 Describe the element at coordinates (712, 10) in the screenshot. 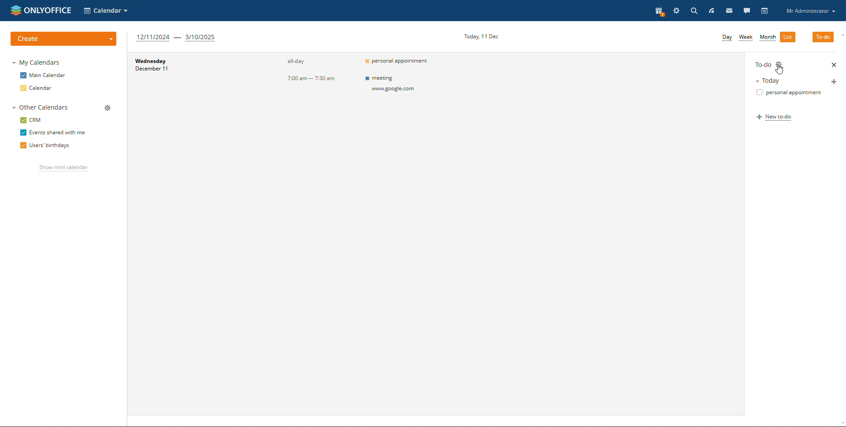

I see `feed` at that location.